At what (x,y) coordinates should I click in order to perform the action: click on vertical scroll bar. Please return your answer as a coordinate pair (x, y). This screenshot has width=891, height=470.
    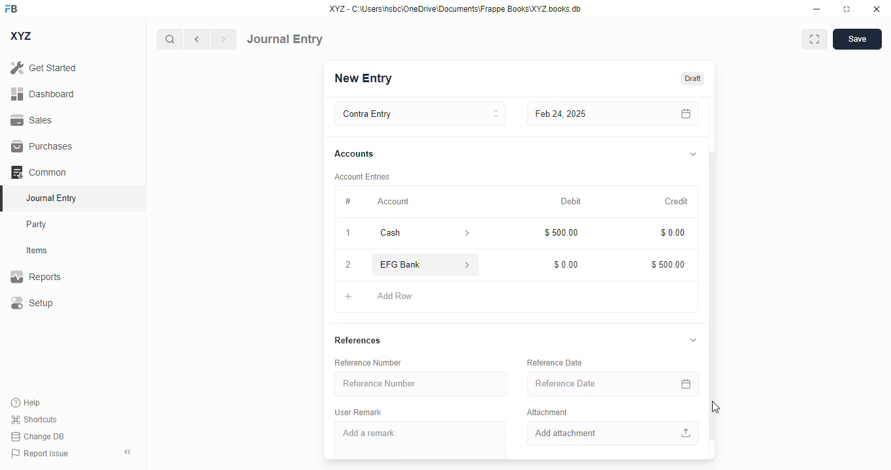
    Looking at the image, I should click on (712, 278).